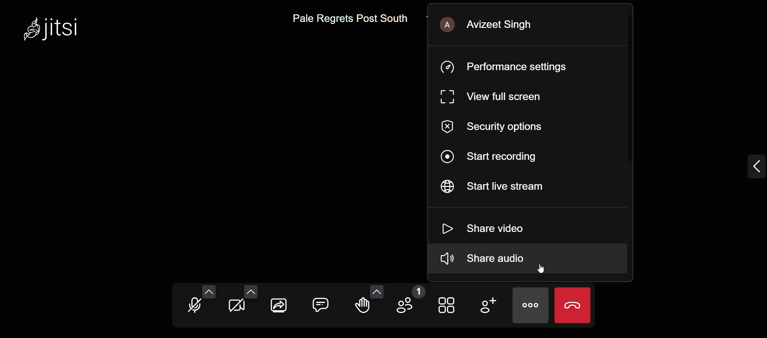  Describe the element at coordinates (487, 305) in the screenshot. I see `add participants` at that location.